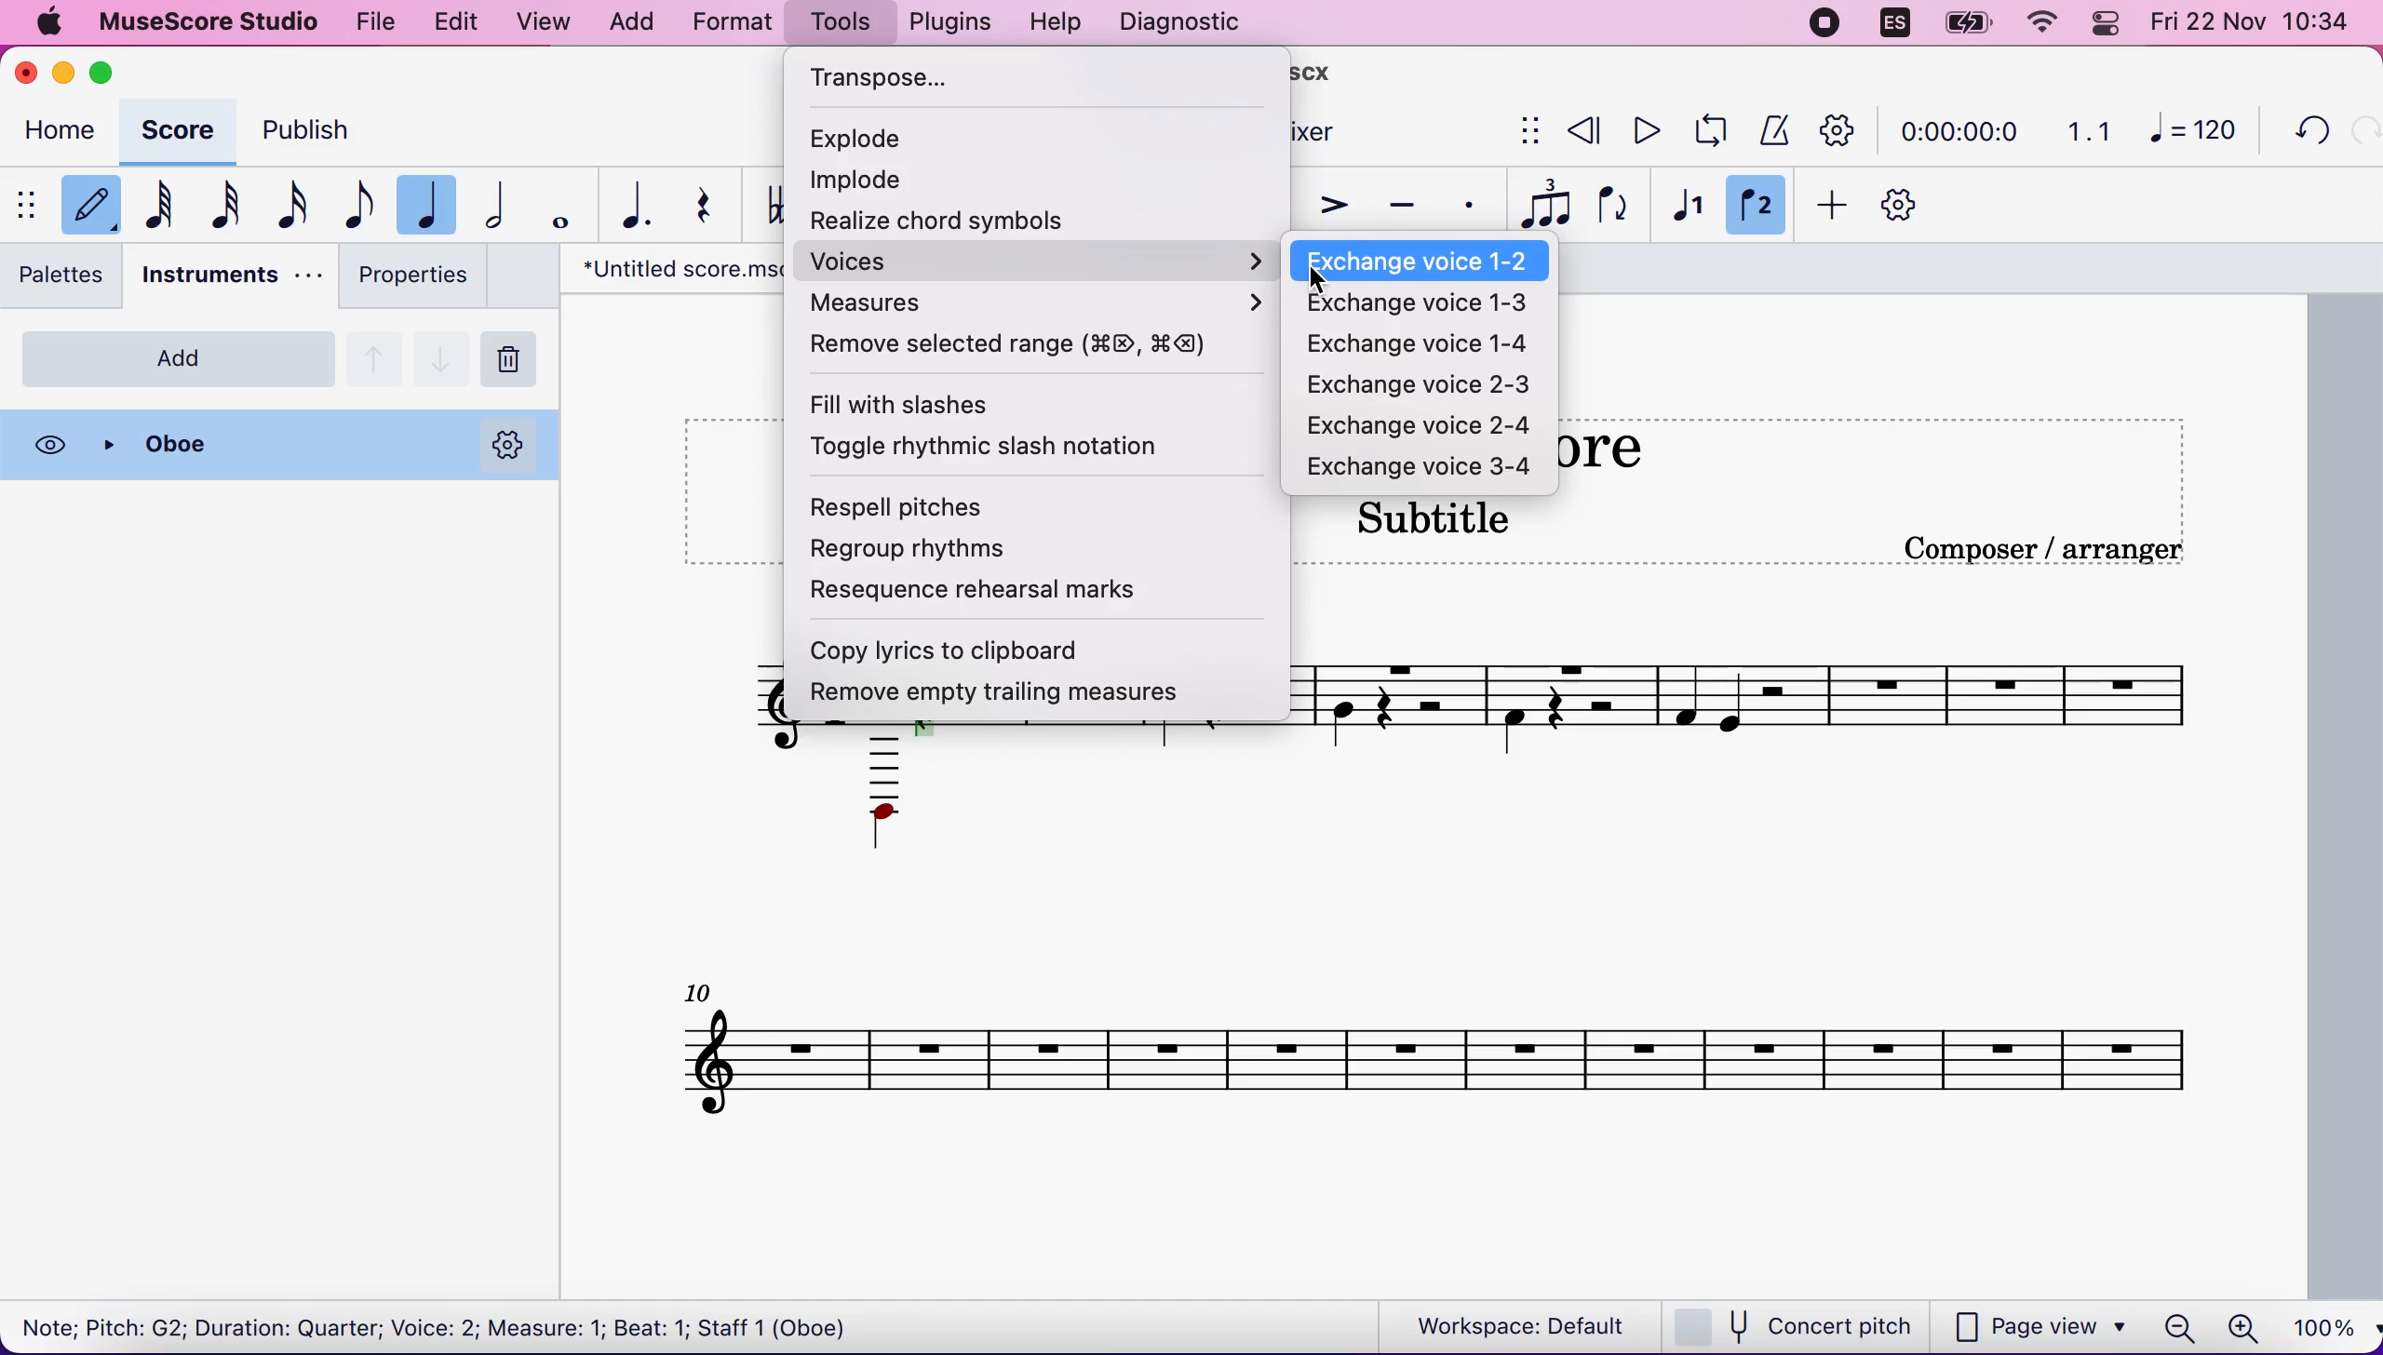  What do you see at coordinates (109, 71) in the screenshot?
I see `maximize` at bounding box center [109, 71].